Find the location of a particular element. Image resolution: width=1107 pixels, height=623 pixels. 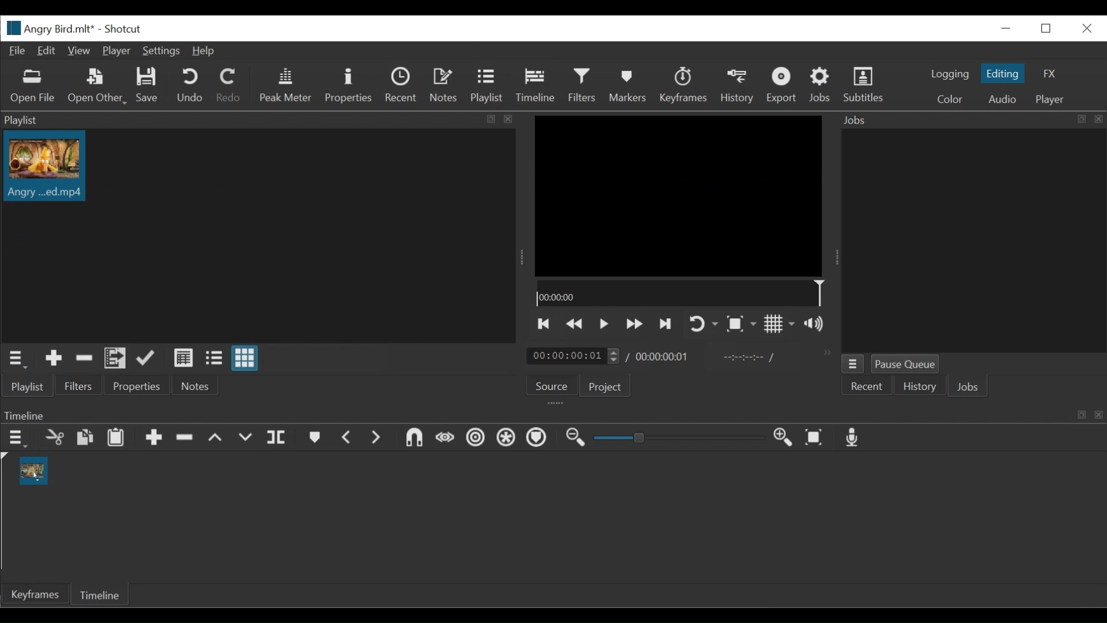

Timeline Panel is located at coordinates (549, 414).